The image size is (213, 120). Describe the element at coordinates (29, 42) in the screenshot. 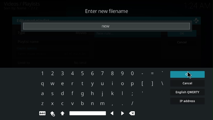

I see `playlist name` at that location.